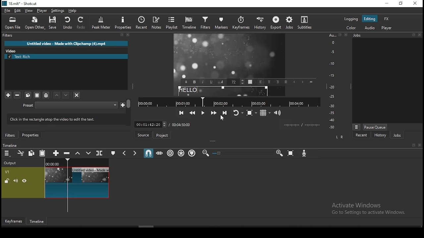  What do you see at coordinates (18, 96) in the screenshot?
I see `remove selected filters` at bounding box center [18, 96].